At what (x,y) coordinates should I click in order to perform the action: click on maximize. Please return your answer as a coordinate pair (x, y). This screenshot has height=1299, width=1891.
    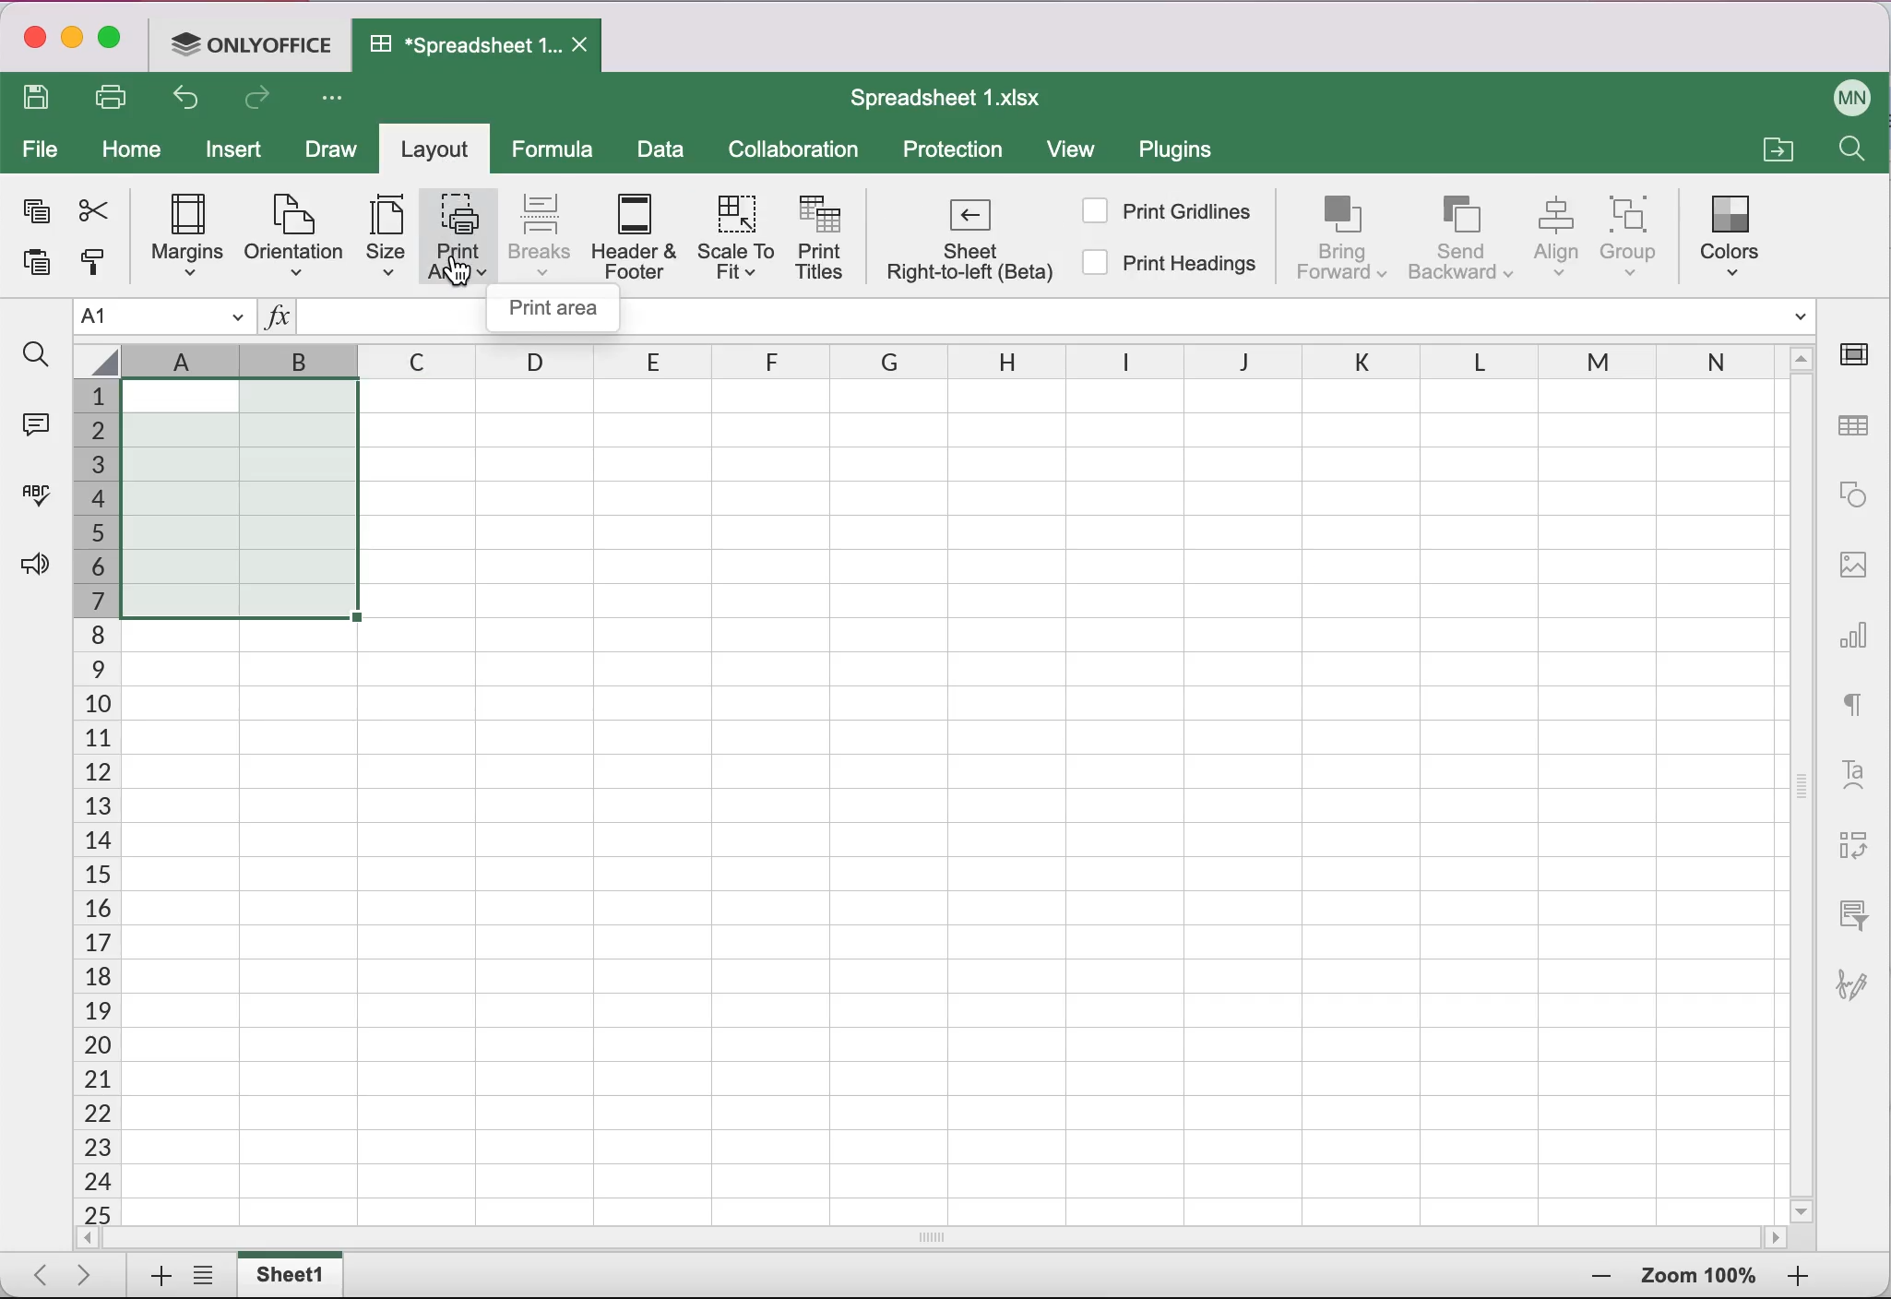
    Looking at the image, I should click on (116, 42).